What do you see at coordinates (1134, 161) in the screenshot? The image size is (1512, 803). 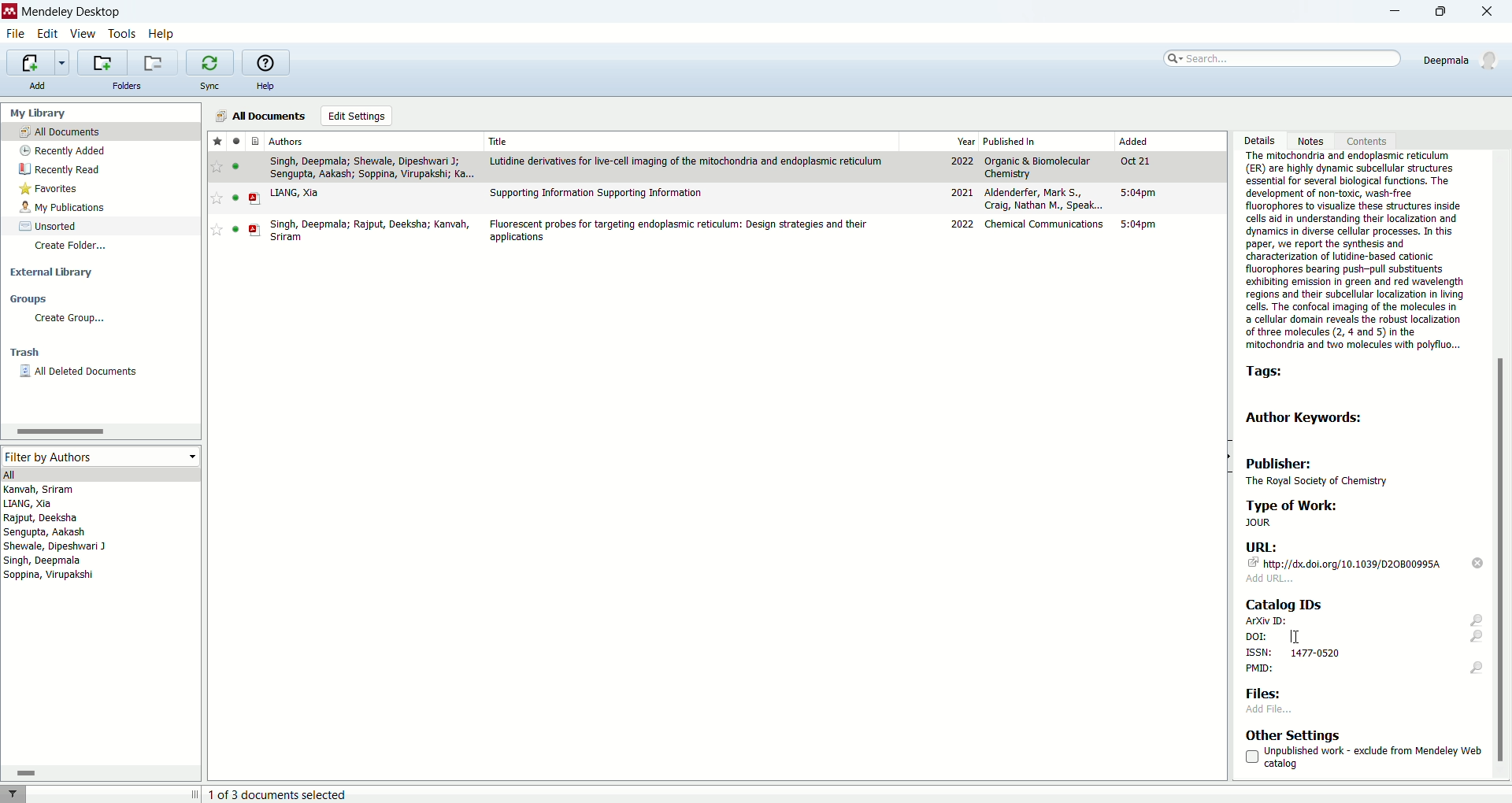 I see `Oct 21` at bounding box center [1134, 161].